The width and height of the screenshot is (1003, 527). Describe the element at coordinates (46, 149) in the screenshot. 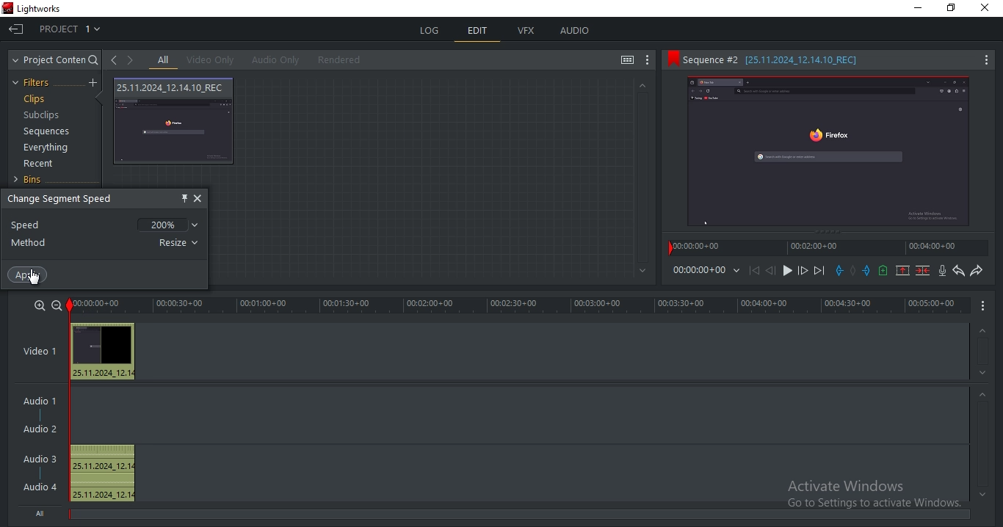

I see `everything` at that location.